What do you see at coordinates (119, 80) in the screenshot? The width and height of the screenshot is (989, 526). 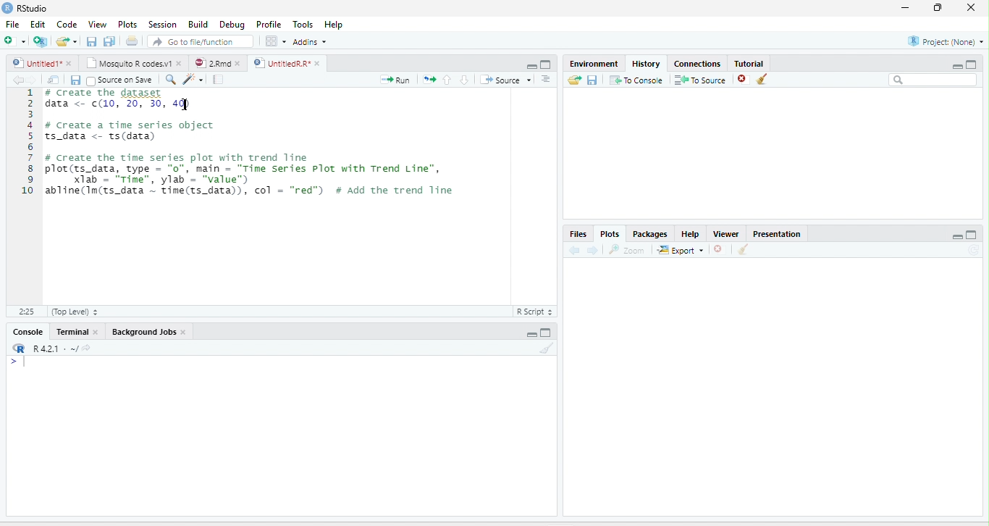 I see `Source on Save` at bounding box center [119, 80].